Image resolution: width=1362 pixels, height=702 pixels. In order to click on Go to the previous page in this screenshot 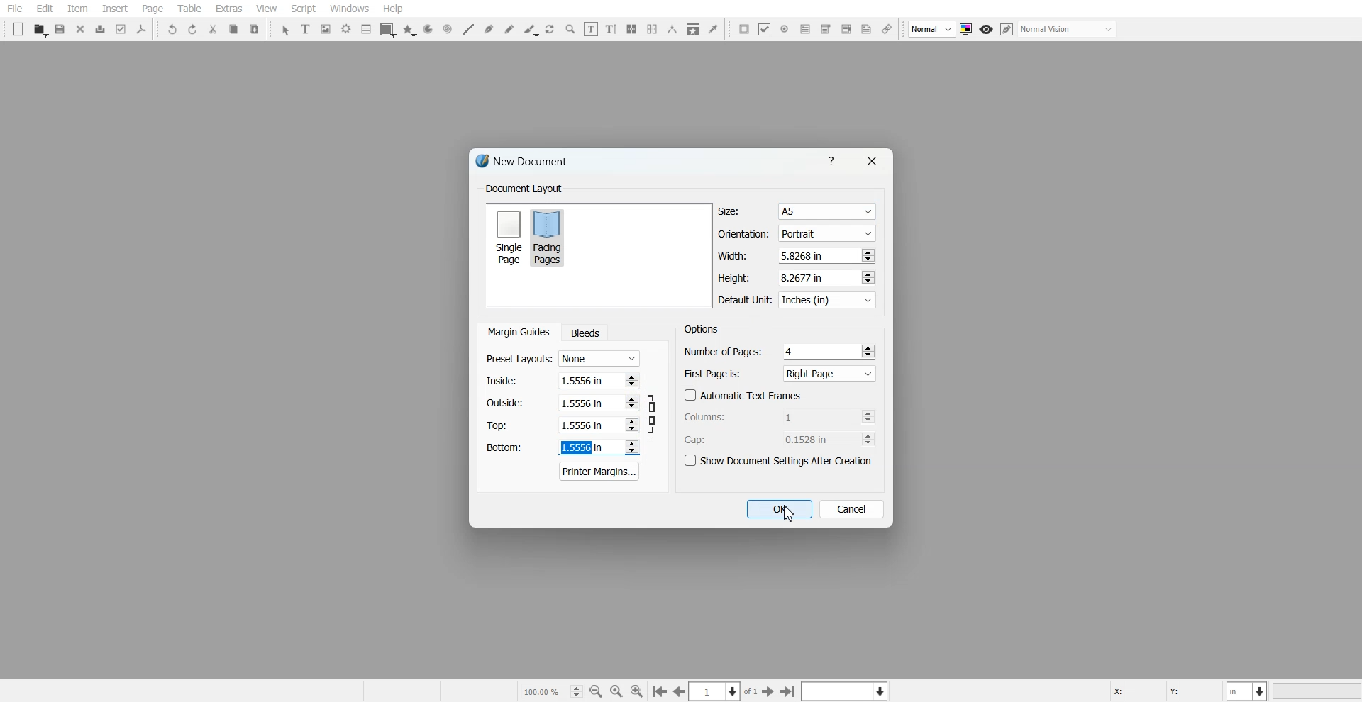, I will do `click(679, 691)`.